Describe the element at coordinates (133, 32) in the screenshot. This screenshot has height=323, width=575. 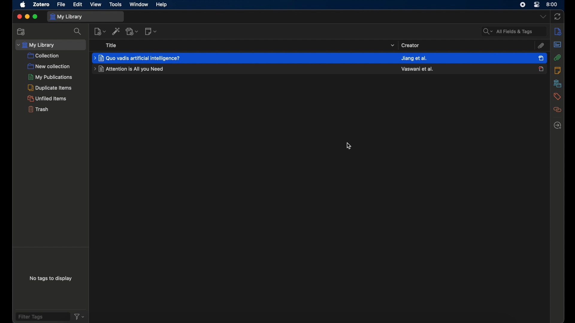
I see `add attachment` at that location.